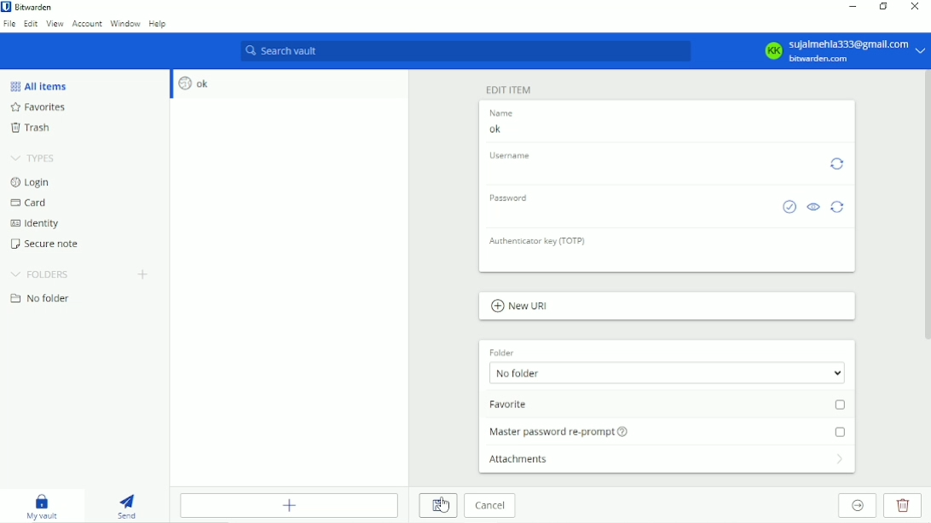  What do you see at coordinates (539, 240) in the screenshot?
I see `Authenticator key (TOTP)` at bounding box center [539, 240].